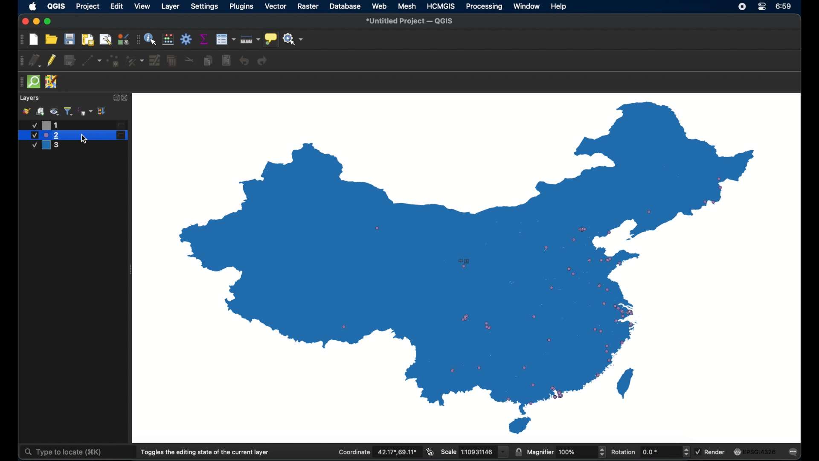 The height and width of the screenshot is (461, 819). Describe the element at coordinates (651, 451) in the screenshot. I see `rotation` at that location.